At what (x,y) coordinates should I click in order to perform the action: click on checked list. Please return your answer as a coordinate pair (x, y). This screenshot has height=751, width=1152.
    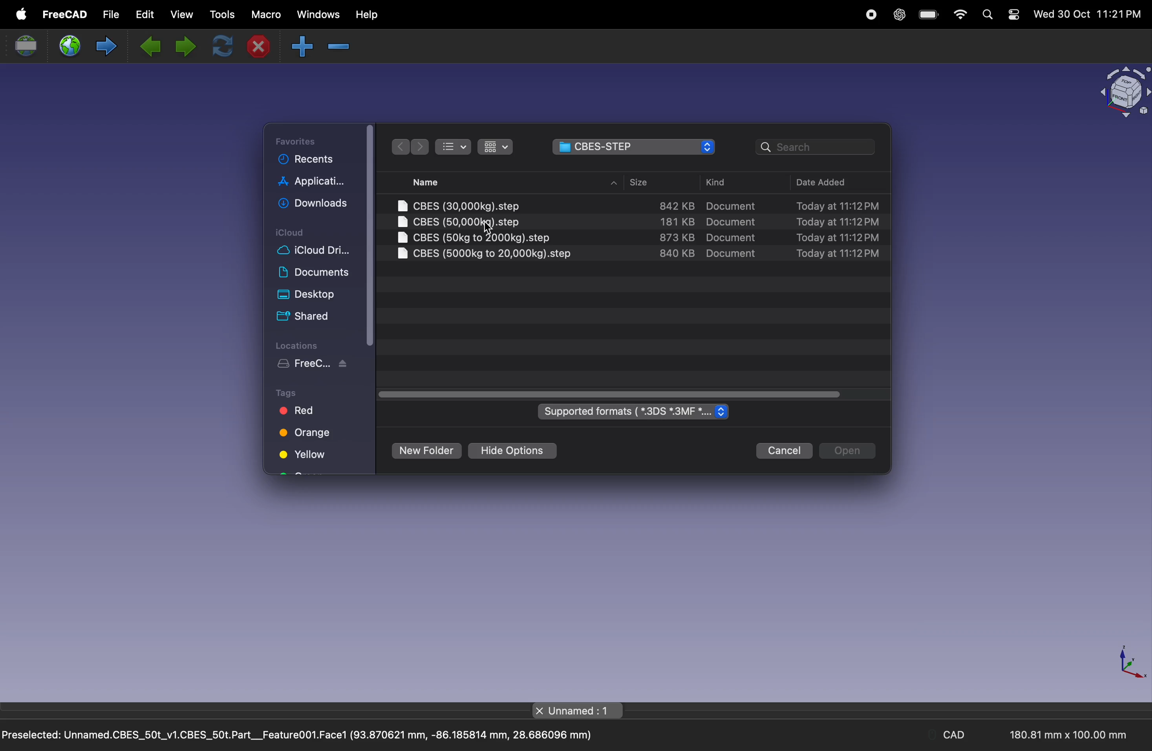
    Looking at the image, I should click on (497, 148).